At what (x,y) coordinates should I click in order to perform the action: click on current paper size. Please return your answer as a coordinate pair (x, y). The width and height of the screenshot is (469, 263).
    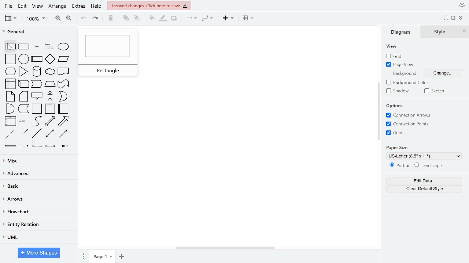
    Looking at the image, I should click on (426, 156).